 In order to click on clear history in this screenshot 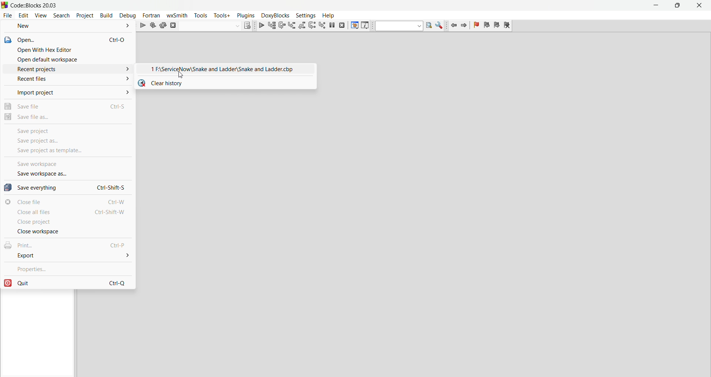, I will do `click(228, 83)`.